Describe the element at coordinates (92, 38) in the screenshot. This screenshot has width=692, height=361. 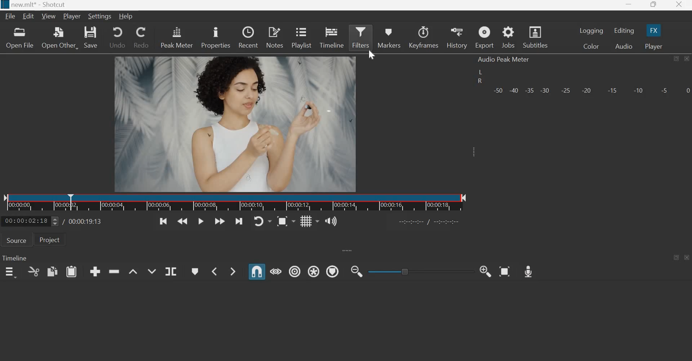
I see `save` at that location.